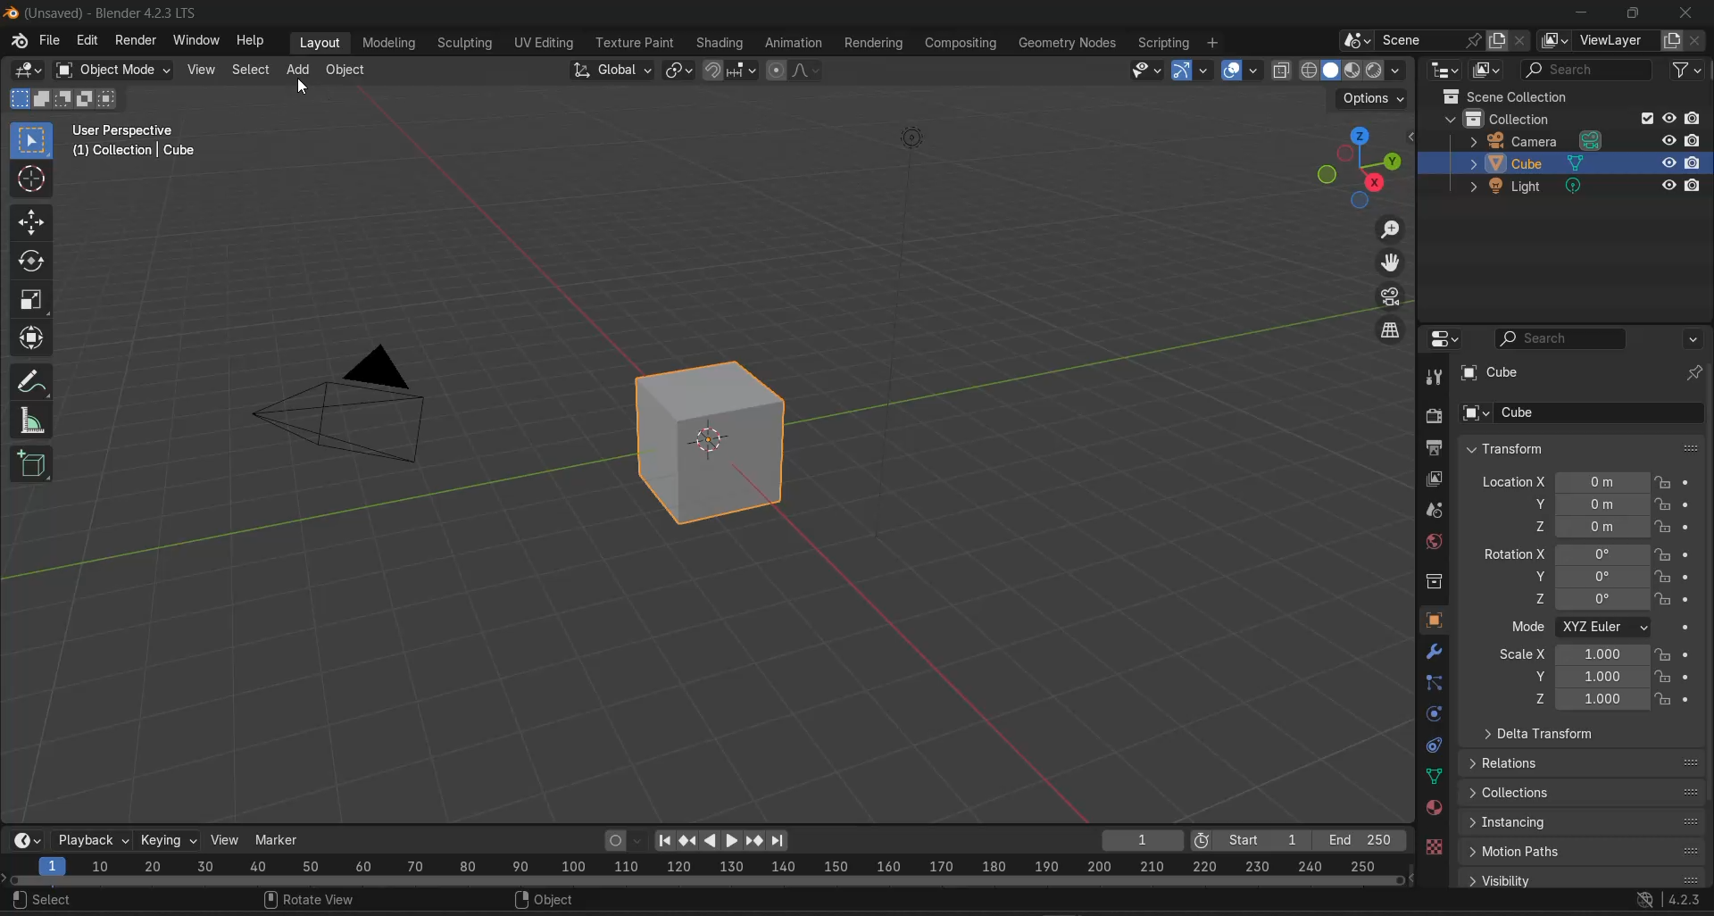  I want to click on editor type, so click(30, 839).